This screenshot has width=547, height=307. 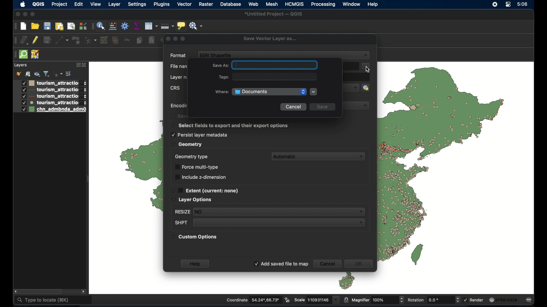 What do you see at coordinates (79, 5) in the screenshot?
I see `edit` at bounding box center [79, 5].